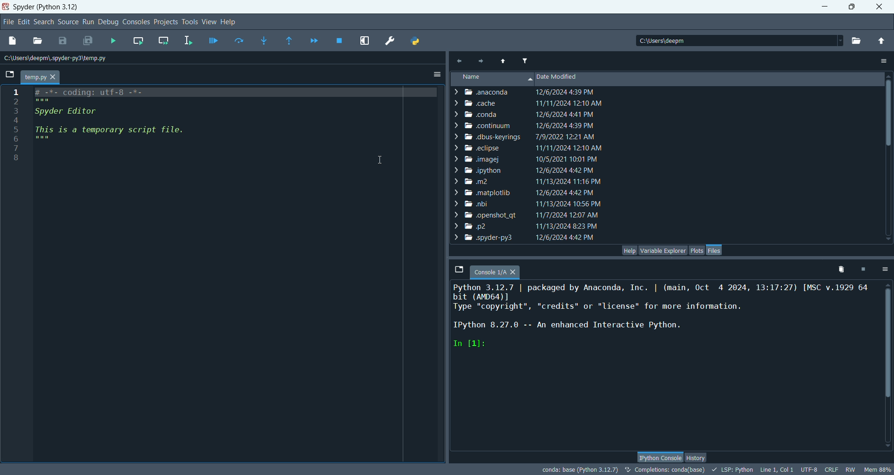 Image resolution: width=894 pixels, height=475 pixels. What do you see at coordinates (379, 159) in the screenshot?
I see `cursor` at bounding box center [379, 159].